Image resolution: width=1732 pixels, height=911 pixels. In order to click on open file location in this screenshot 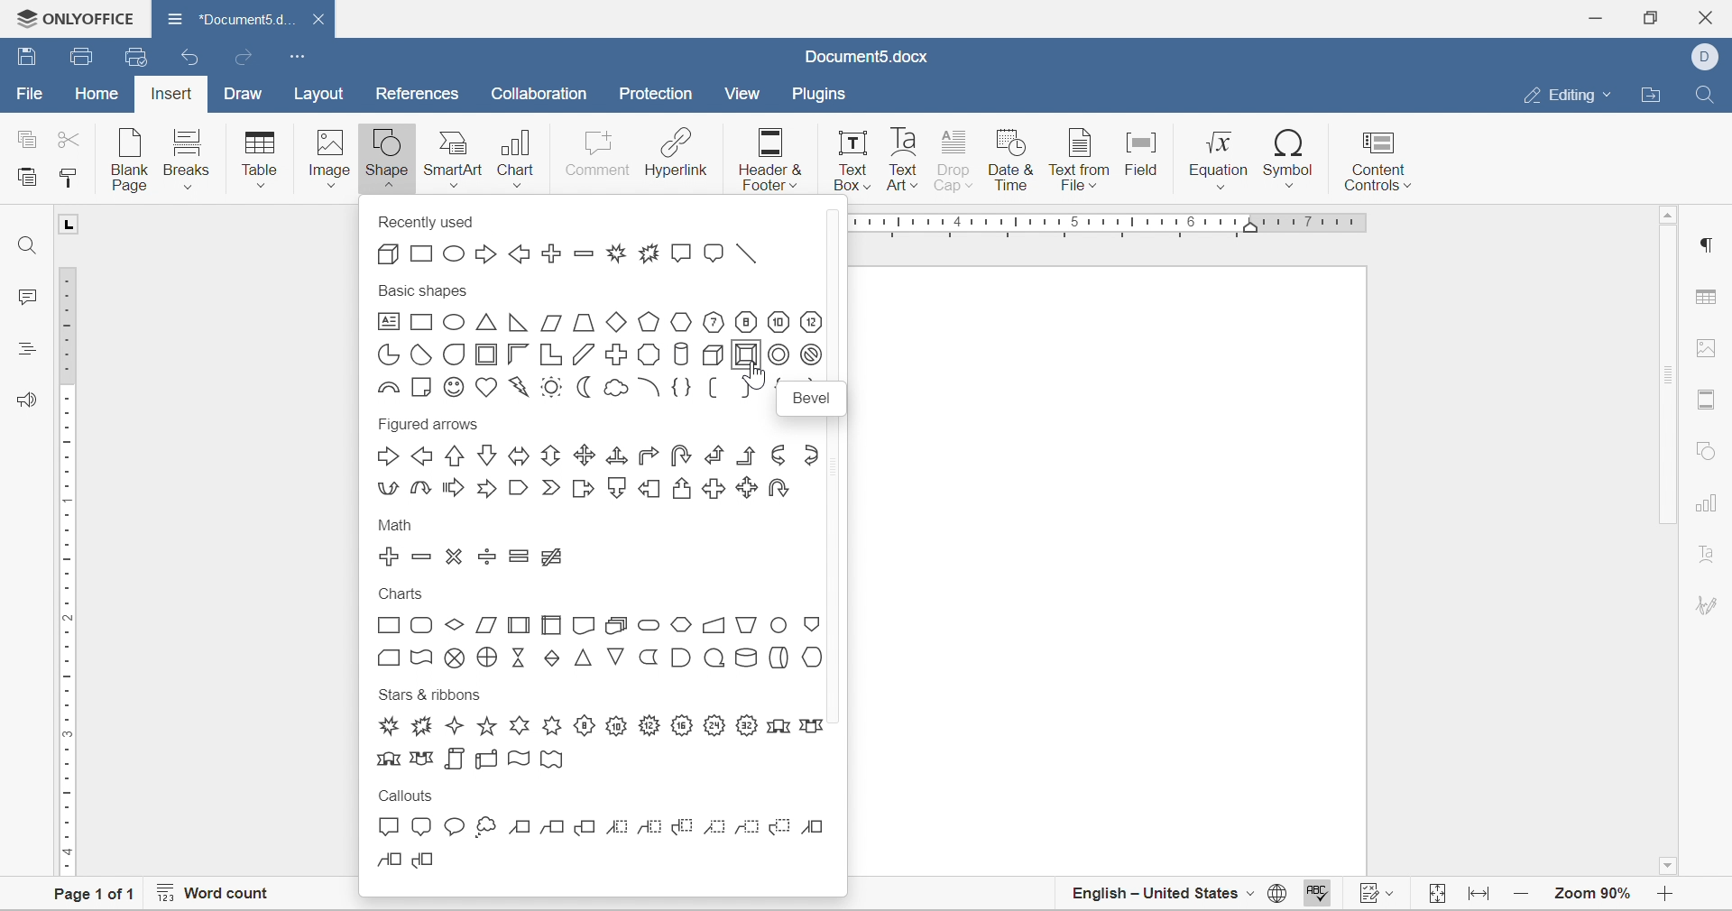, I will do `click(1651, 94)`.